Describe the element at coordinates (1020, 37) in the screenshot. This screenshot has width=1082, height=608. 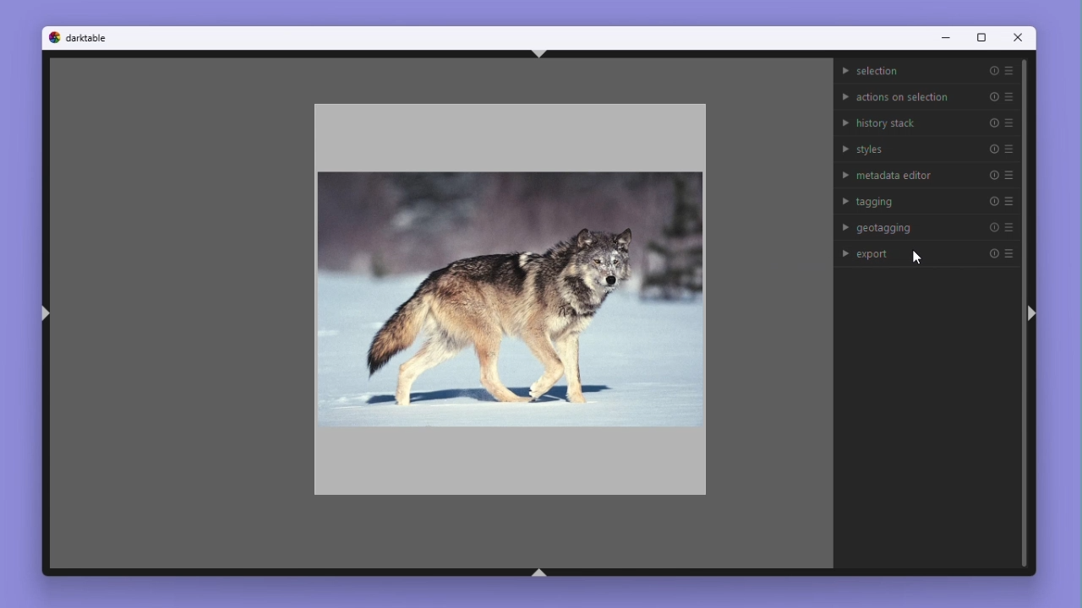
I see `Close` at that location.